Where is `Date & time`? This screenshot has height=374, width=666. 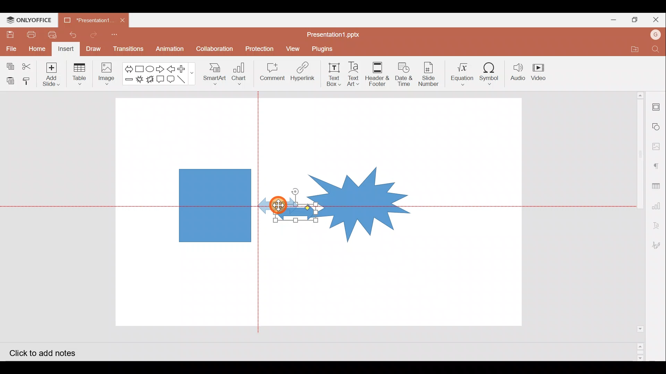
Date & time is located at coordinates (404, 74).